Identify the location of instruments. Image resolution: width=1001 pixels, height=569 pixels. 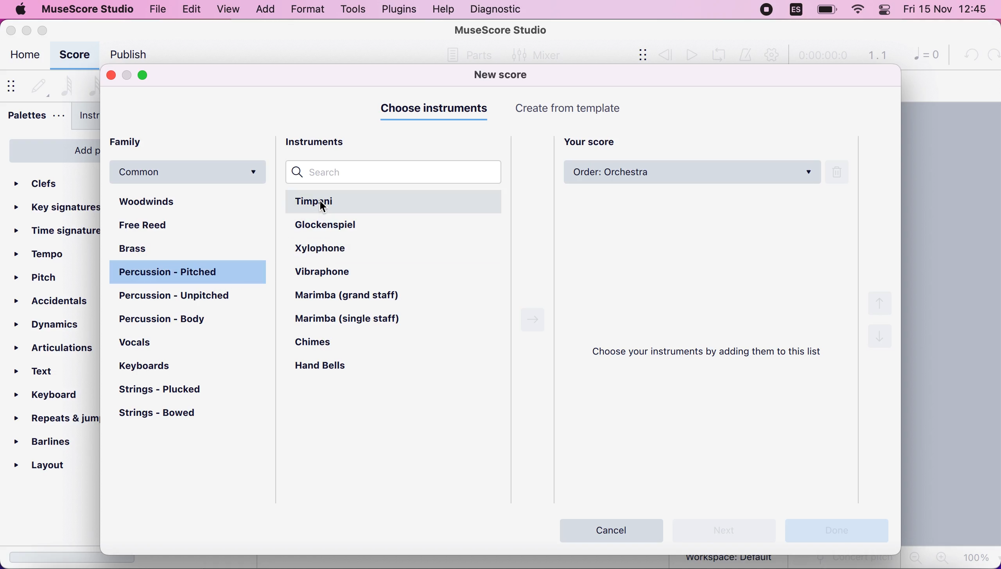
(102, 117).